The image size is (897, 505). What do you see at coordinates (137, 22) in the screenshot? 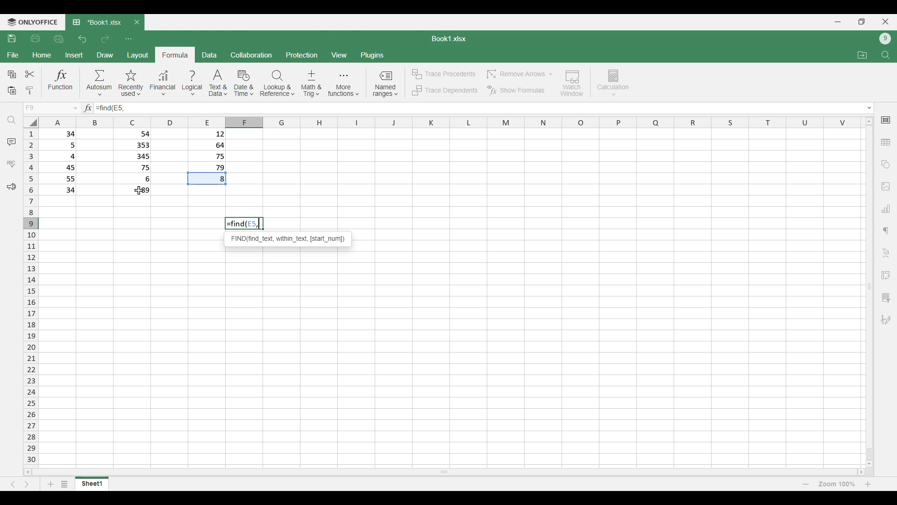
I see `Close tab` at bounding box center [137, 22].